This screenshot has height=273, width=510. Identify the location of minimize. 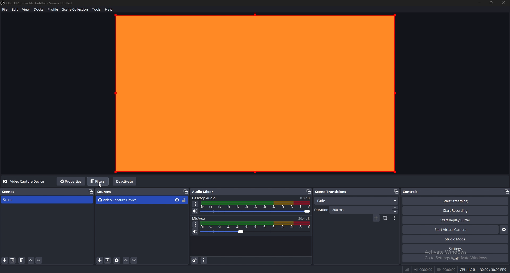
(479, 3).